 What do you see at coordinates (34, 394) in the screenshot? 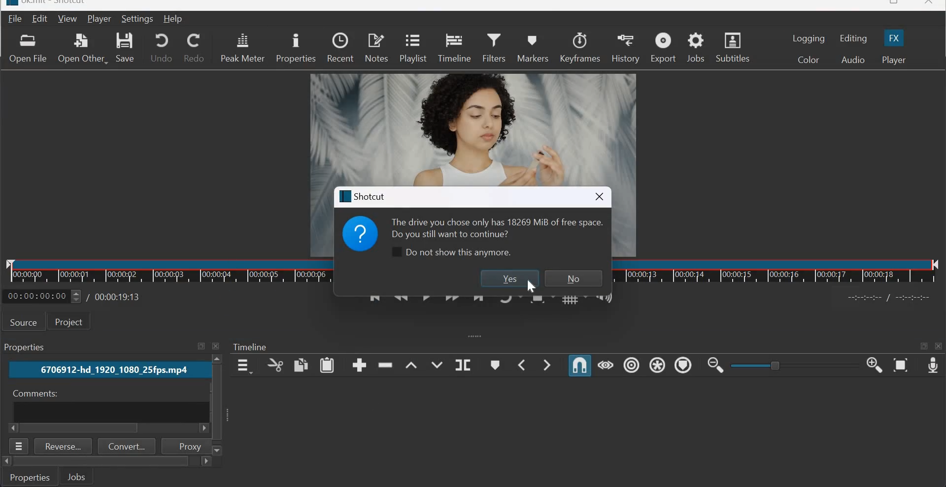
I see `comments:` at bounding box center [34, 394].